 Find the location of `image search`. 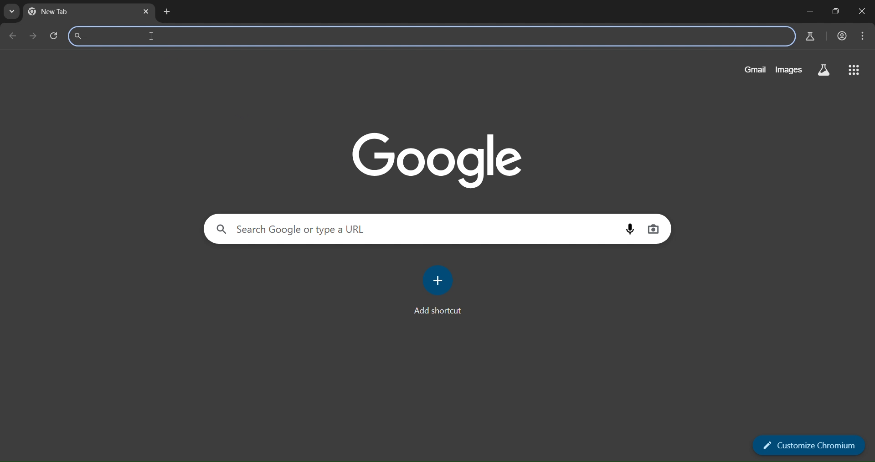

image search is located at coordinates (654, 228).